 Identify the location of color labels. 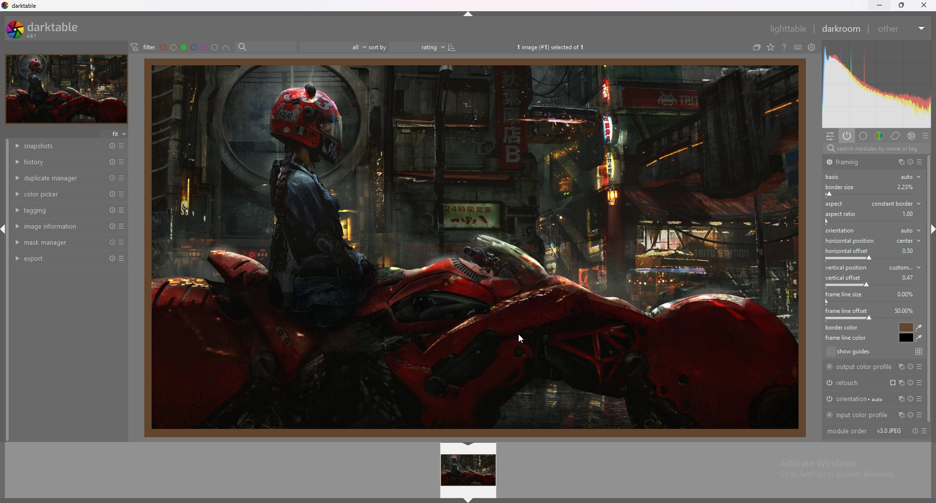
(190, 47).